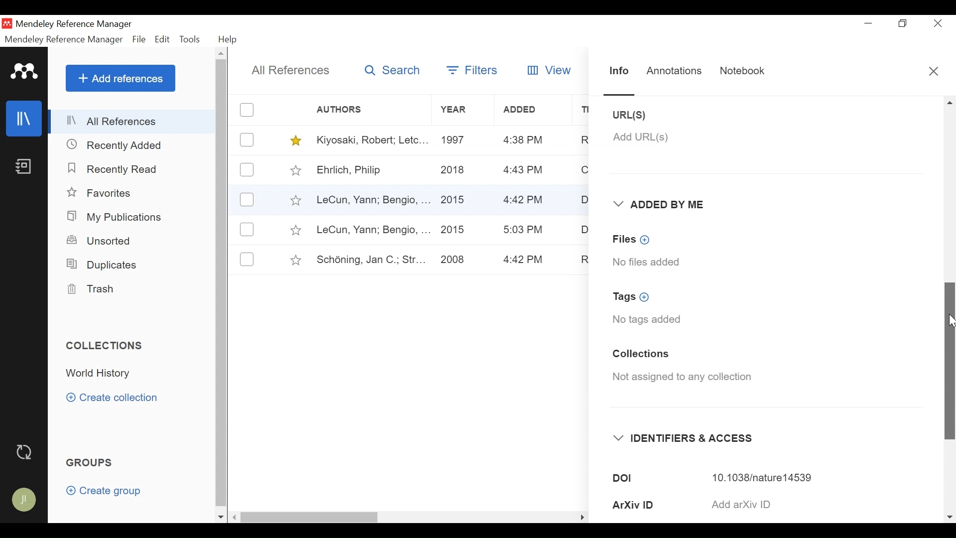 The width and height of the screenshot is (956, 538). Describe the element at coordinates (651, 505) in the screenshot. I see `ArXiv ID` at that location.